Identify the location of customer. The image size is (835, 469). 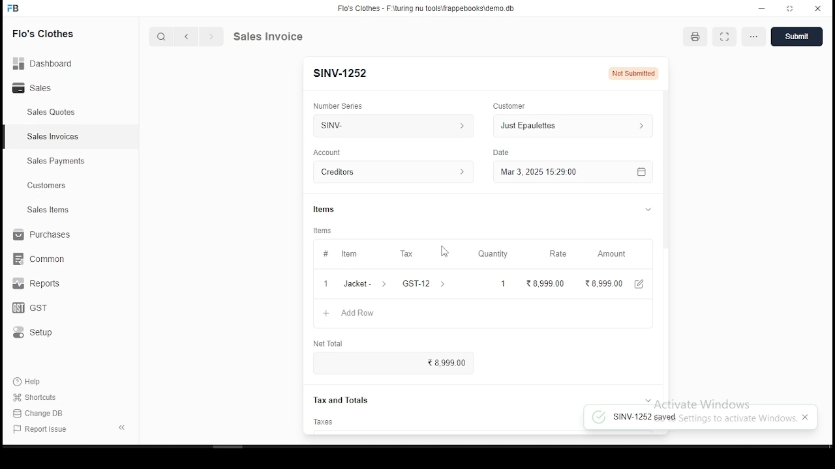
(513, 103).